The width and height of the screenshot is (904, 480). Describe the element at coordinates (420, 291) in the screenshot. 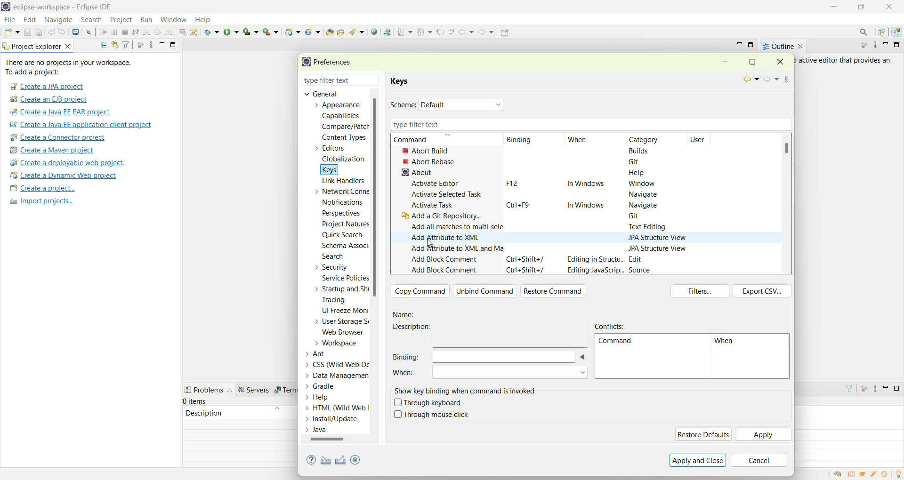

I see `copy command` at that location.